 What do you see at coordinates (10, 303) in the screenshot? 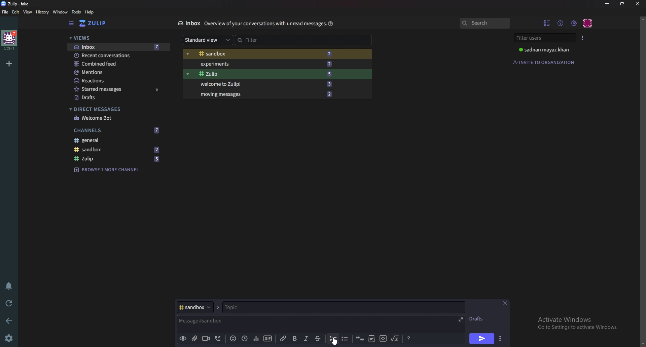
I see `Reload` at bounding box center [10, 303].